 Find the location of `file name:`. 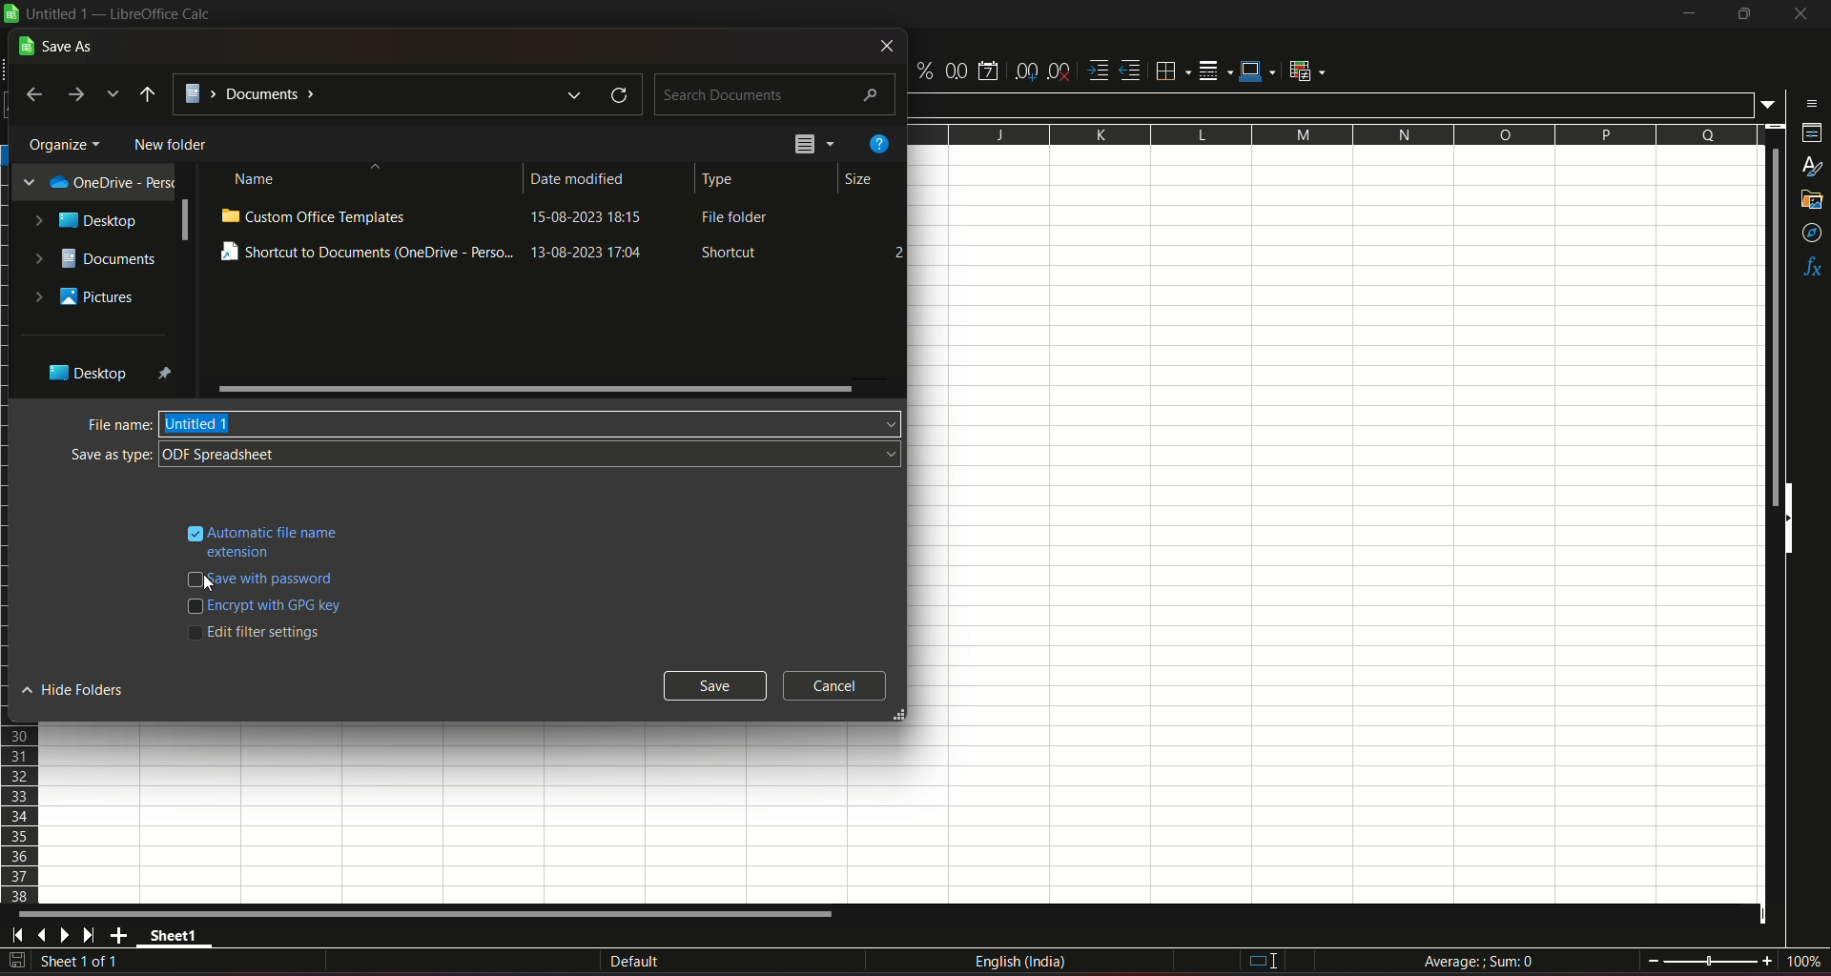

file name: is located at coordinates (116, 424).